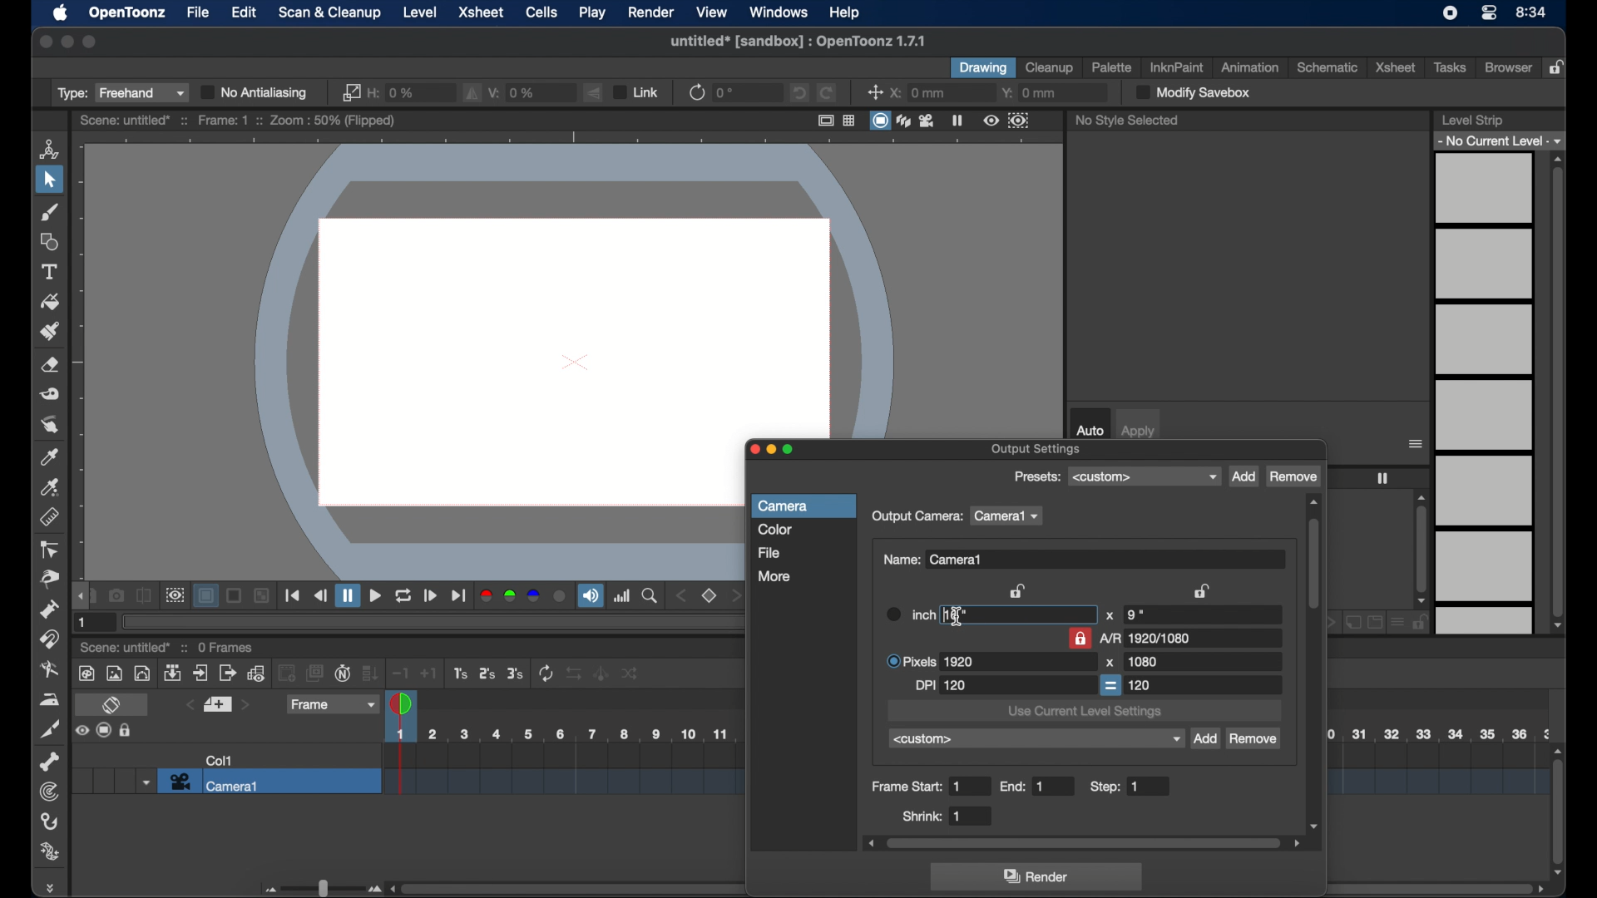 The height and width of the screenshot is (898, 1597). I want to click on v, so click(514, 91).